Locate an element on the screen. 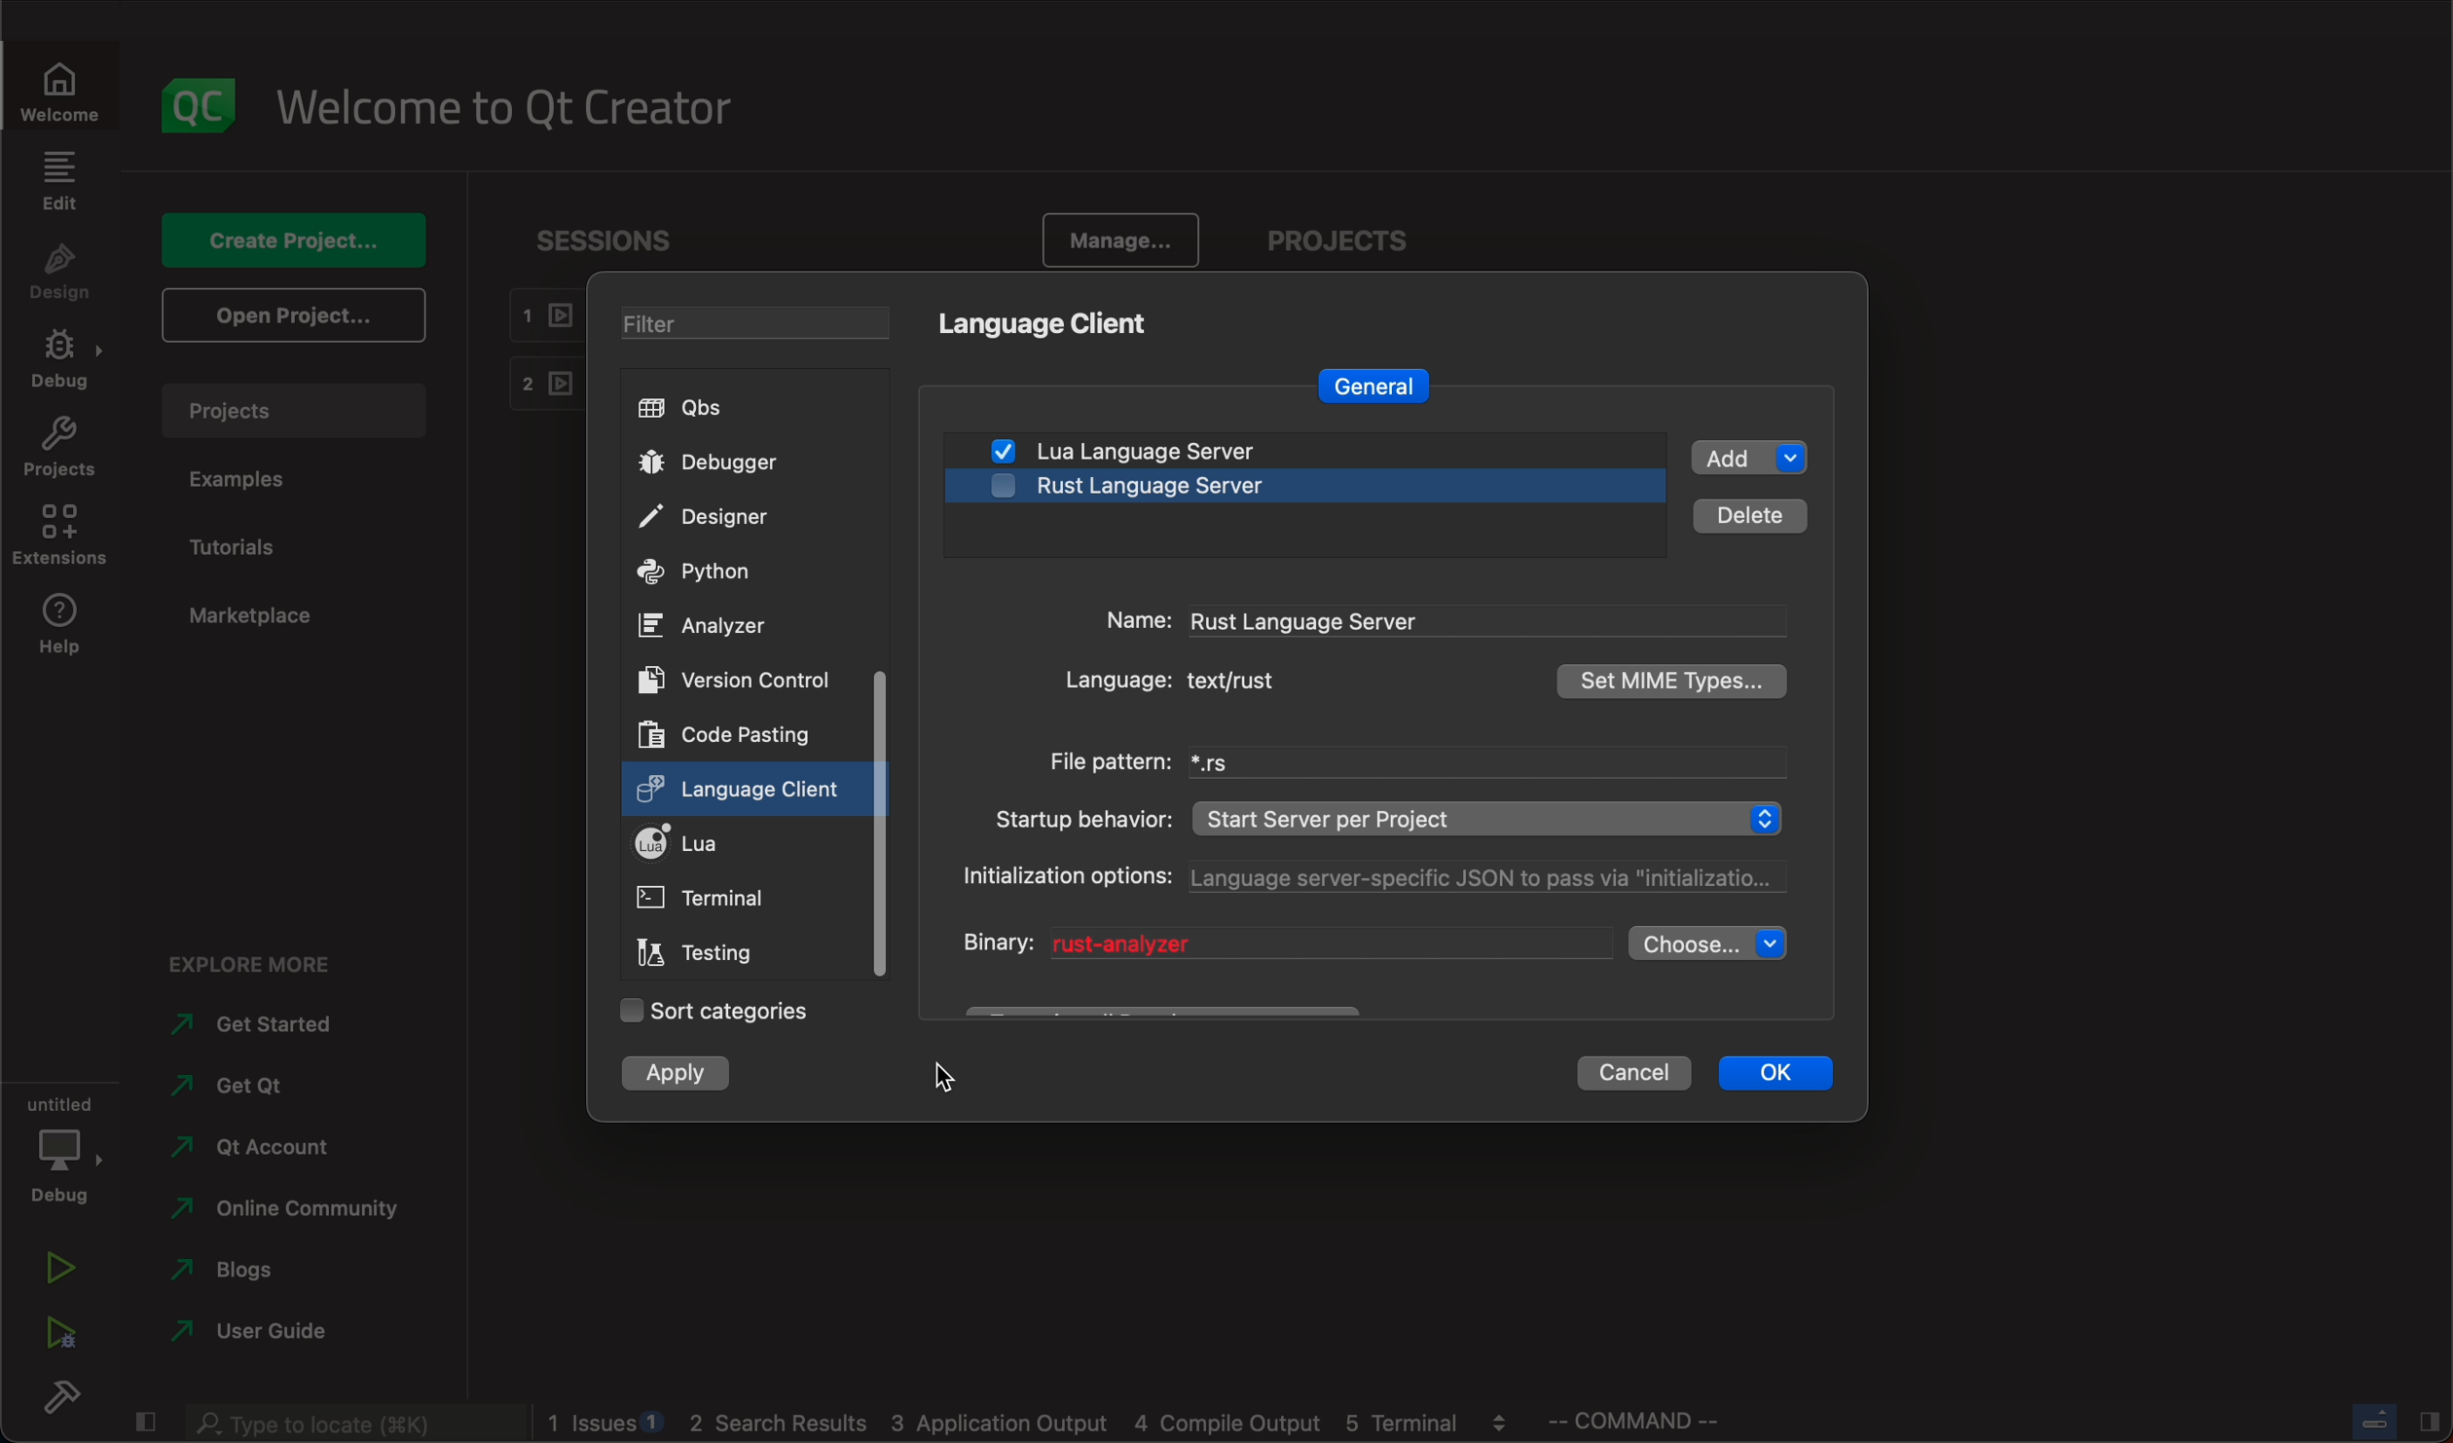  debugger is located at coordinates (711, 467).